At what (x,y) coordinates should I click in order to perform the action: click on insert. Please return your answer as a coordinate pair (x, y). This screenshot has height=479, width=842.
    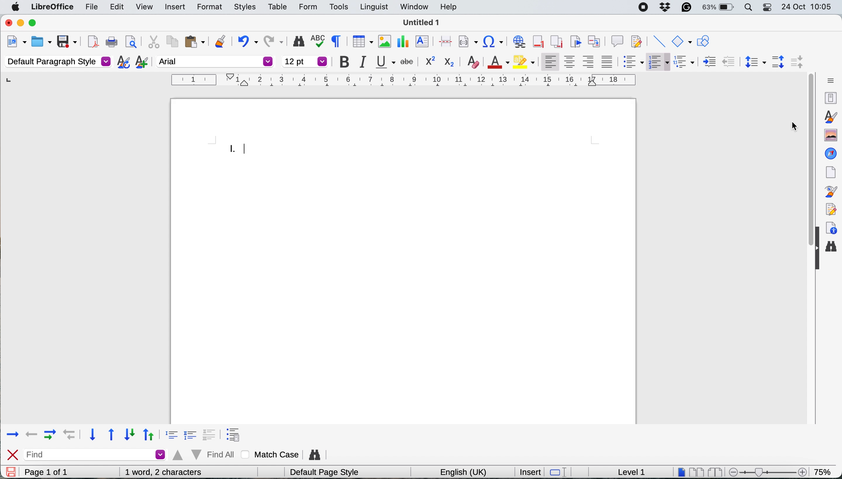
    Looking at the image, I should click on (175, 6).